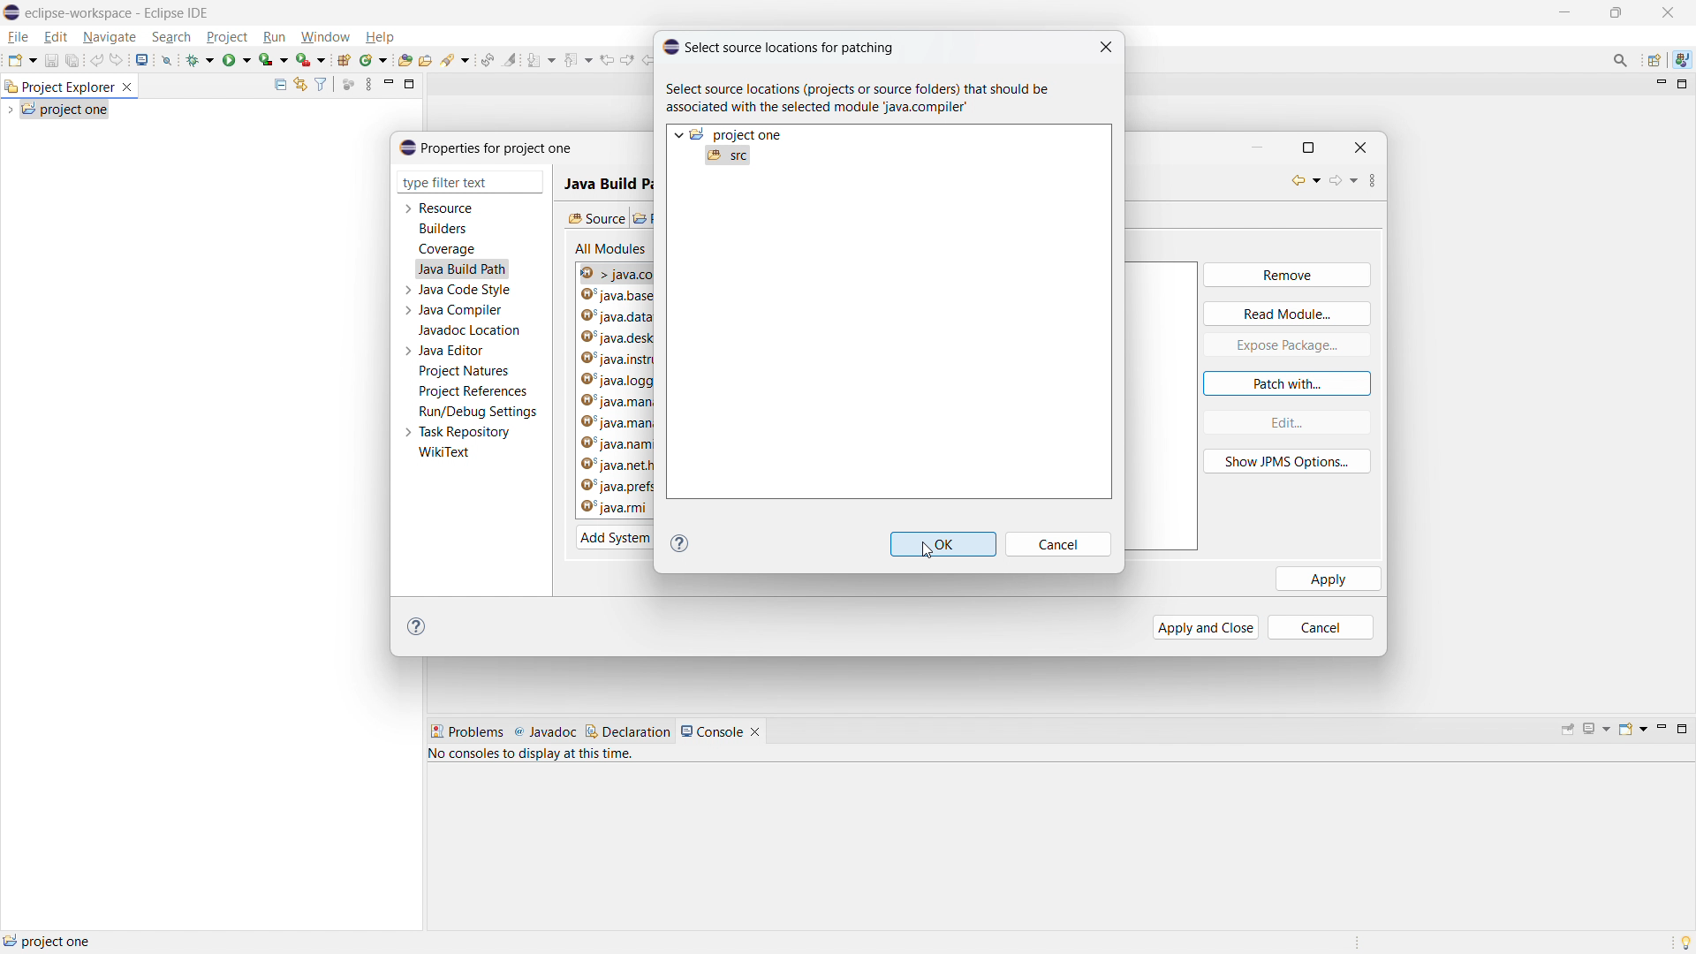  I want to click on eclipse-workspace - Eclipse IDE, so click(117, 13).